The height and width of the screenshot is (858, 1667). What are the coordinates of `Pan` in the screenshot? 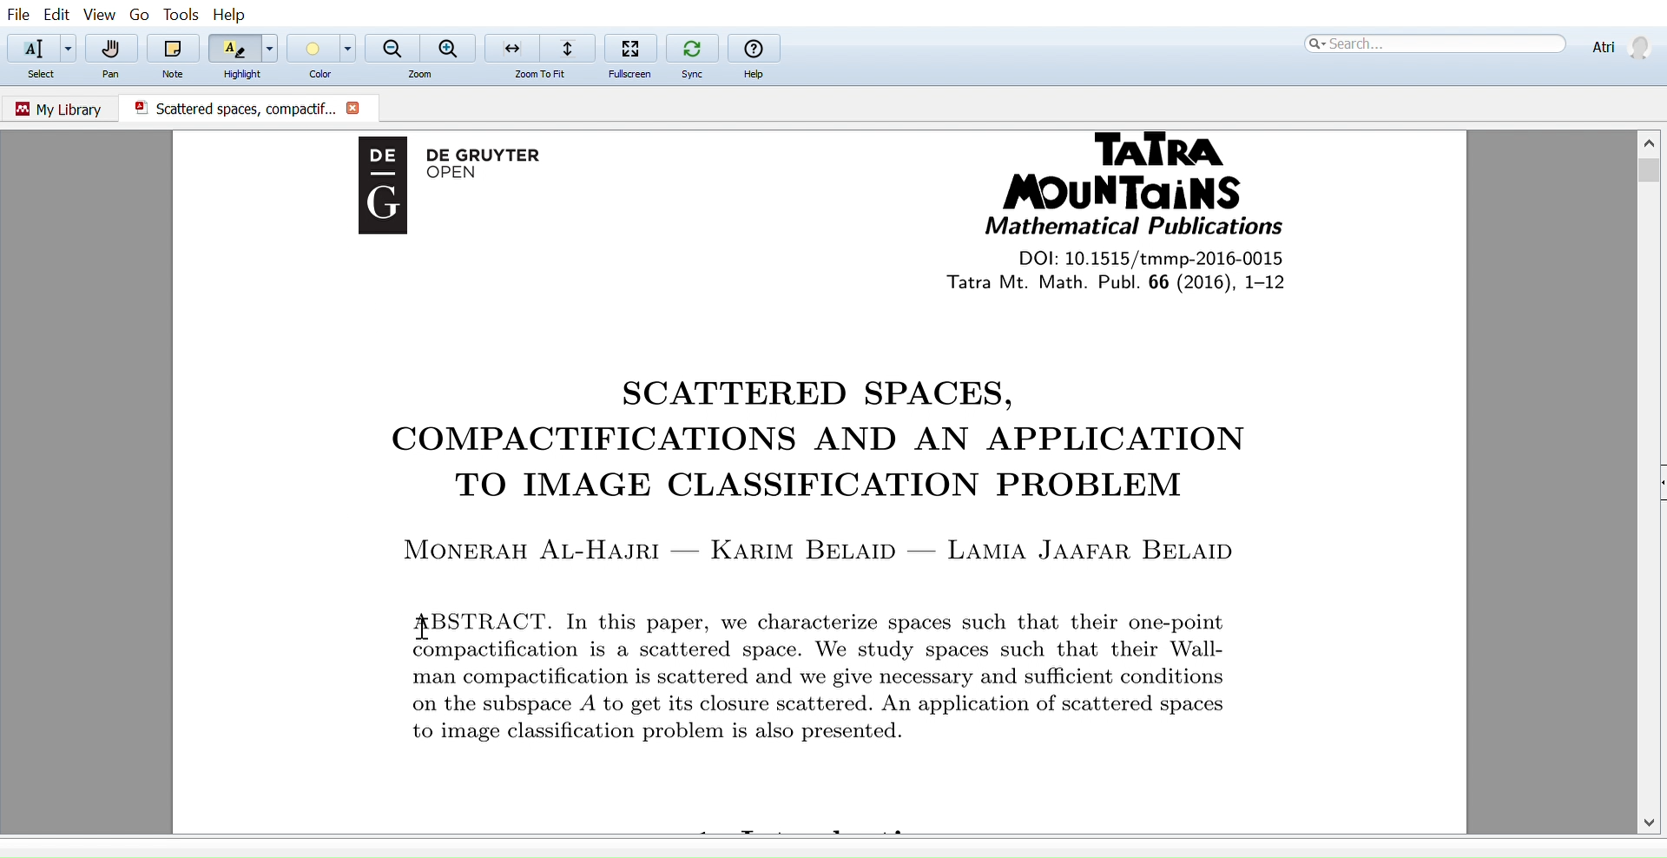 It's located at (114, 49).